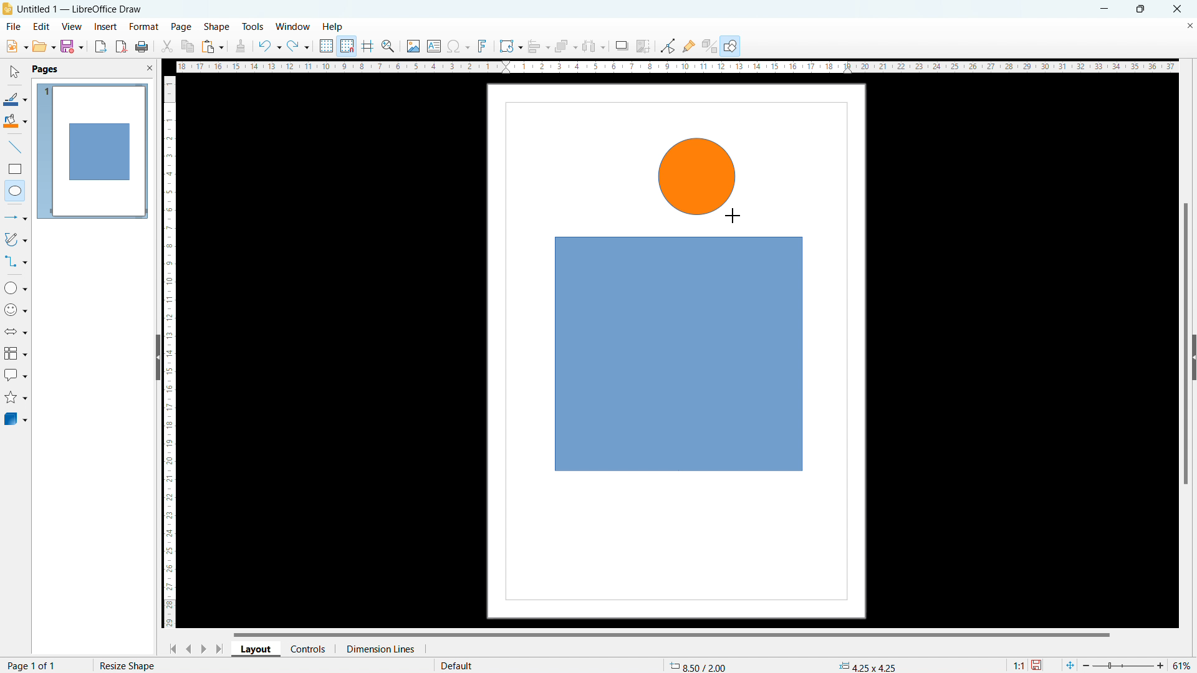  I want to click on shadow, so click(621, 46).